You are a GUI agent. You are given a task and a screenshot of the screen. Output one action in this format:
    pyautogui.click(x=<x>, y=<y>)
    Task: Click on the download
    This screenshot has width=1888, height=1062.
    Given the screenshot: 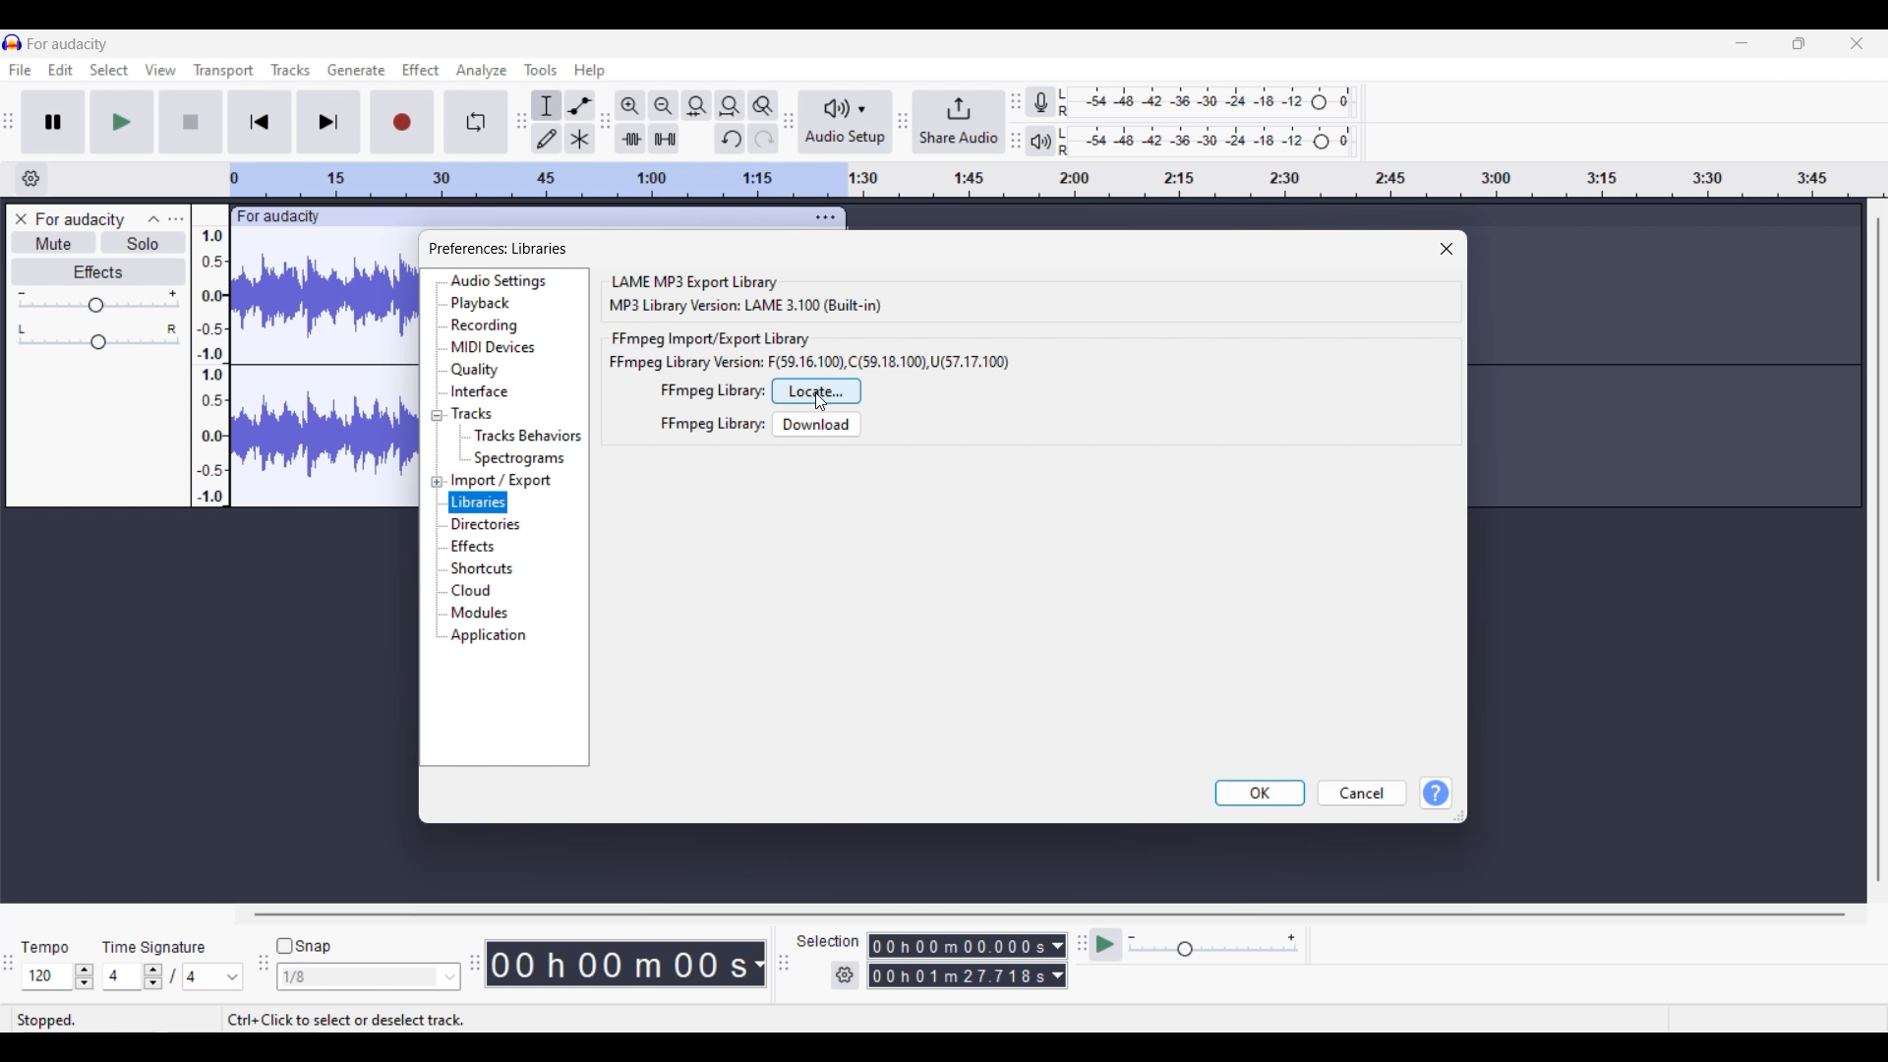 What is the action you would take?
    pyautogui.click(x=817, y=424)
    